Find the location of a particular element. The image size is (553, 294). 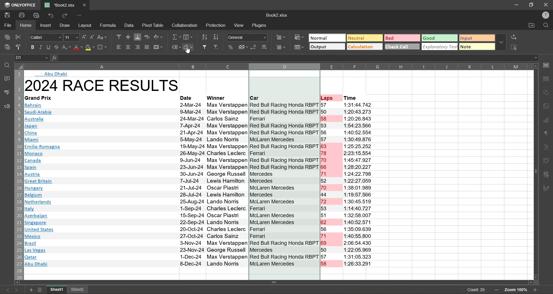

find is located at coordinates (7, 64).